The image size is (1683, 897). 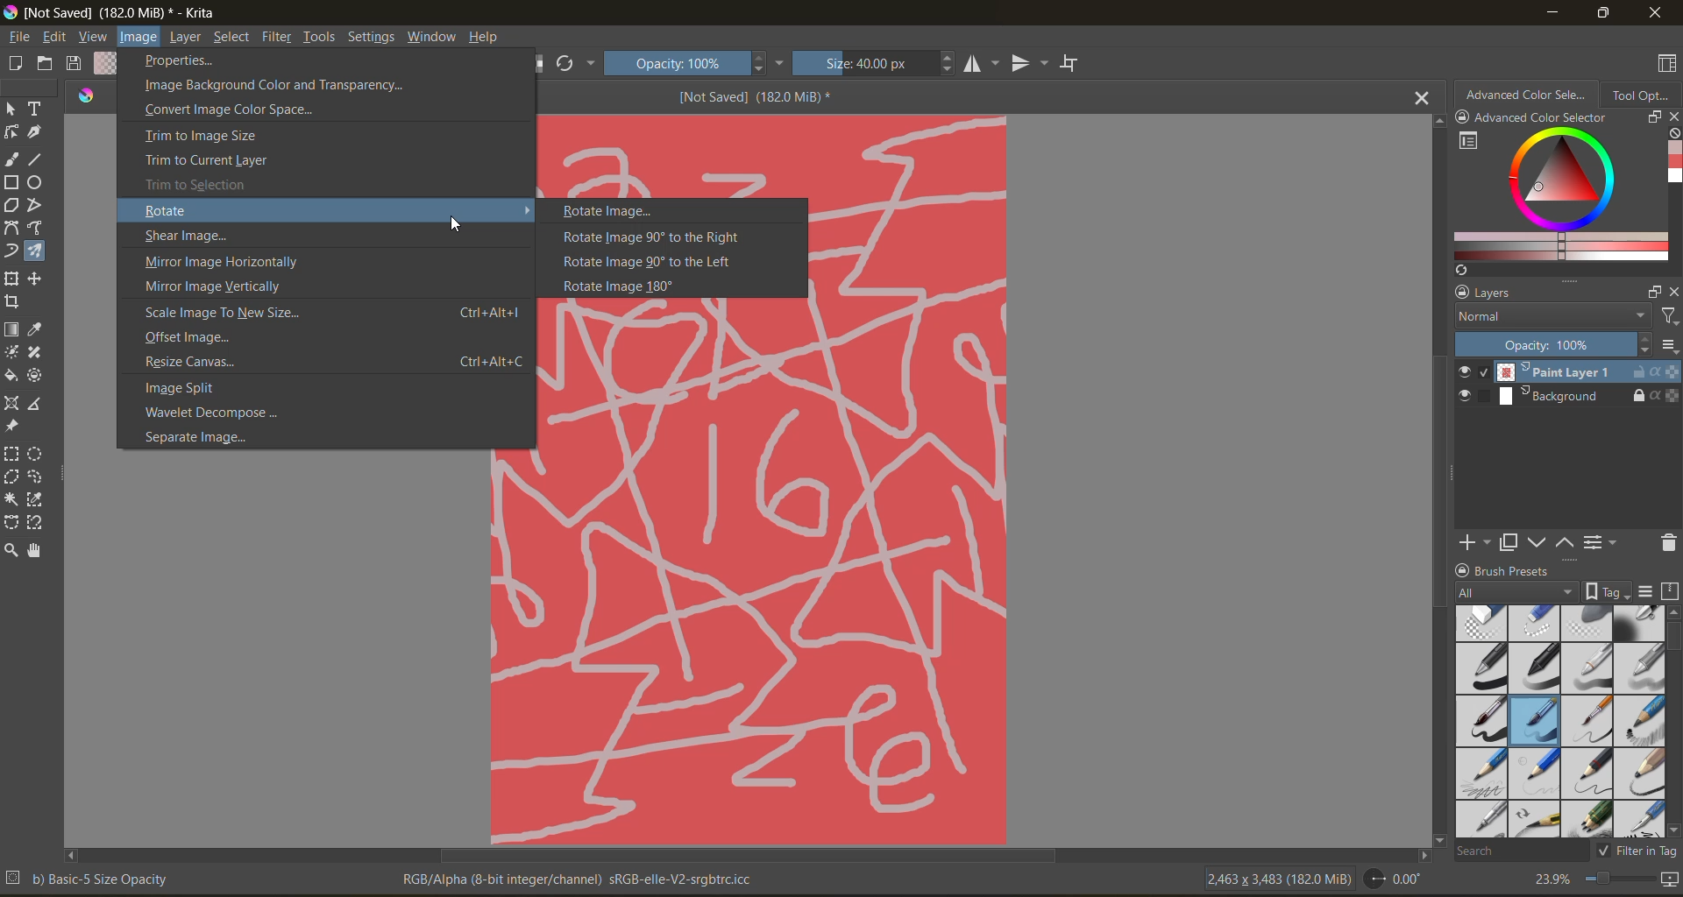 I want to click on close, so click(x=1658, y=14).